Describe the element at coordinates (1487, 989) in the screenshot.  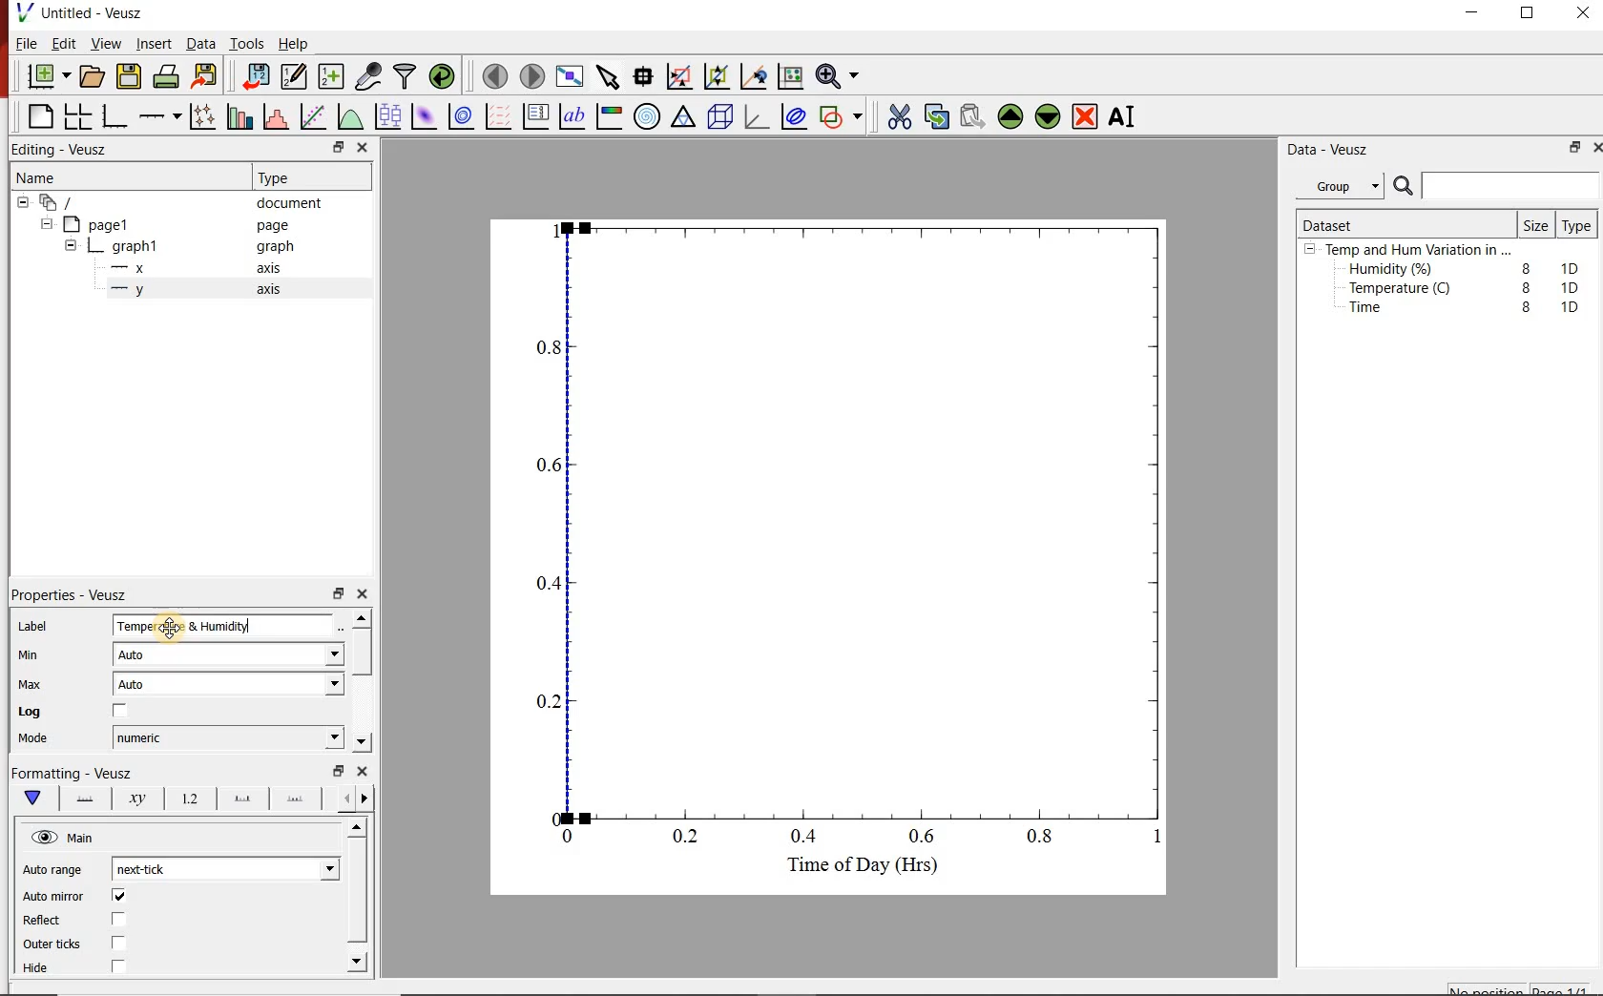
I see `No position` at that location.